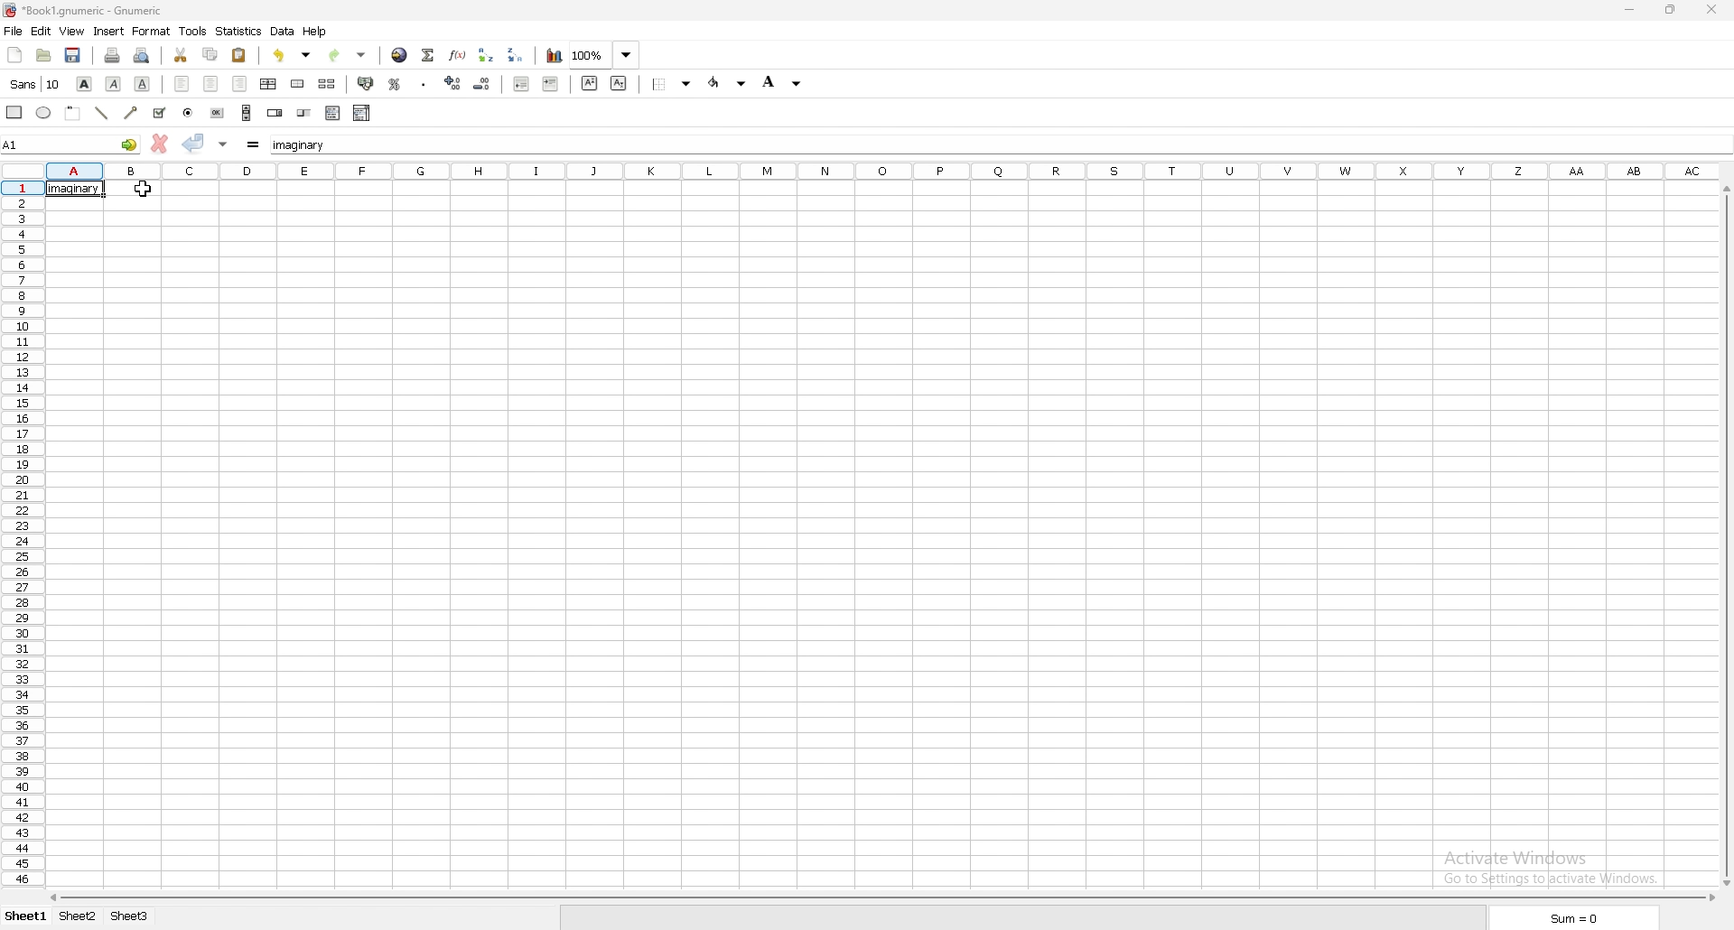 This screenshot has height=930, width=1734. What do you see at coordinates (225, 144) in the screenshot?
I see `accept changes in all cells` at bounding box center [225, 144].